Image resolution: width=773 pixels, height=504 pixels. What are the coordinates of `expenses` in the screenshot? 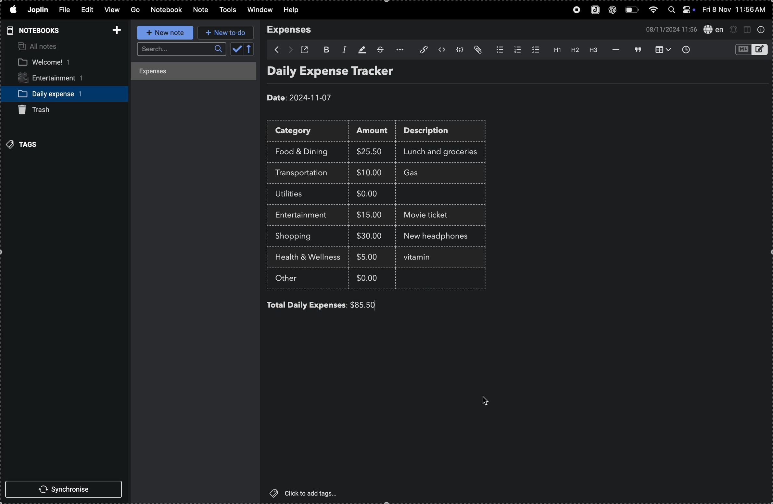 It's located at (188, 72).